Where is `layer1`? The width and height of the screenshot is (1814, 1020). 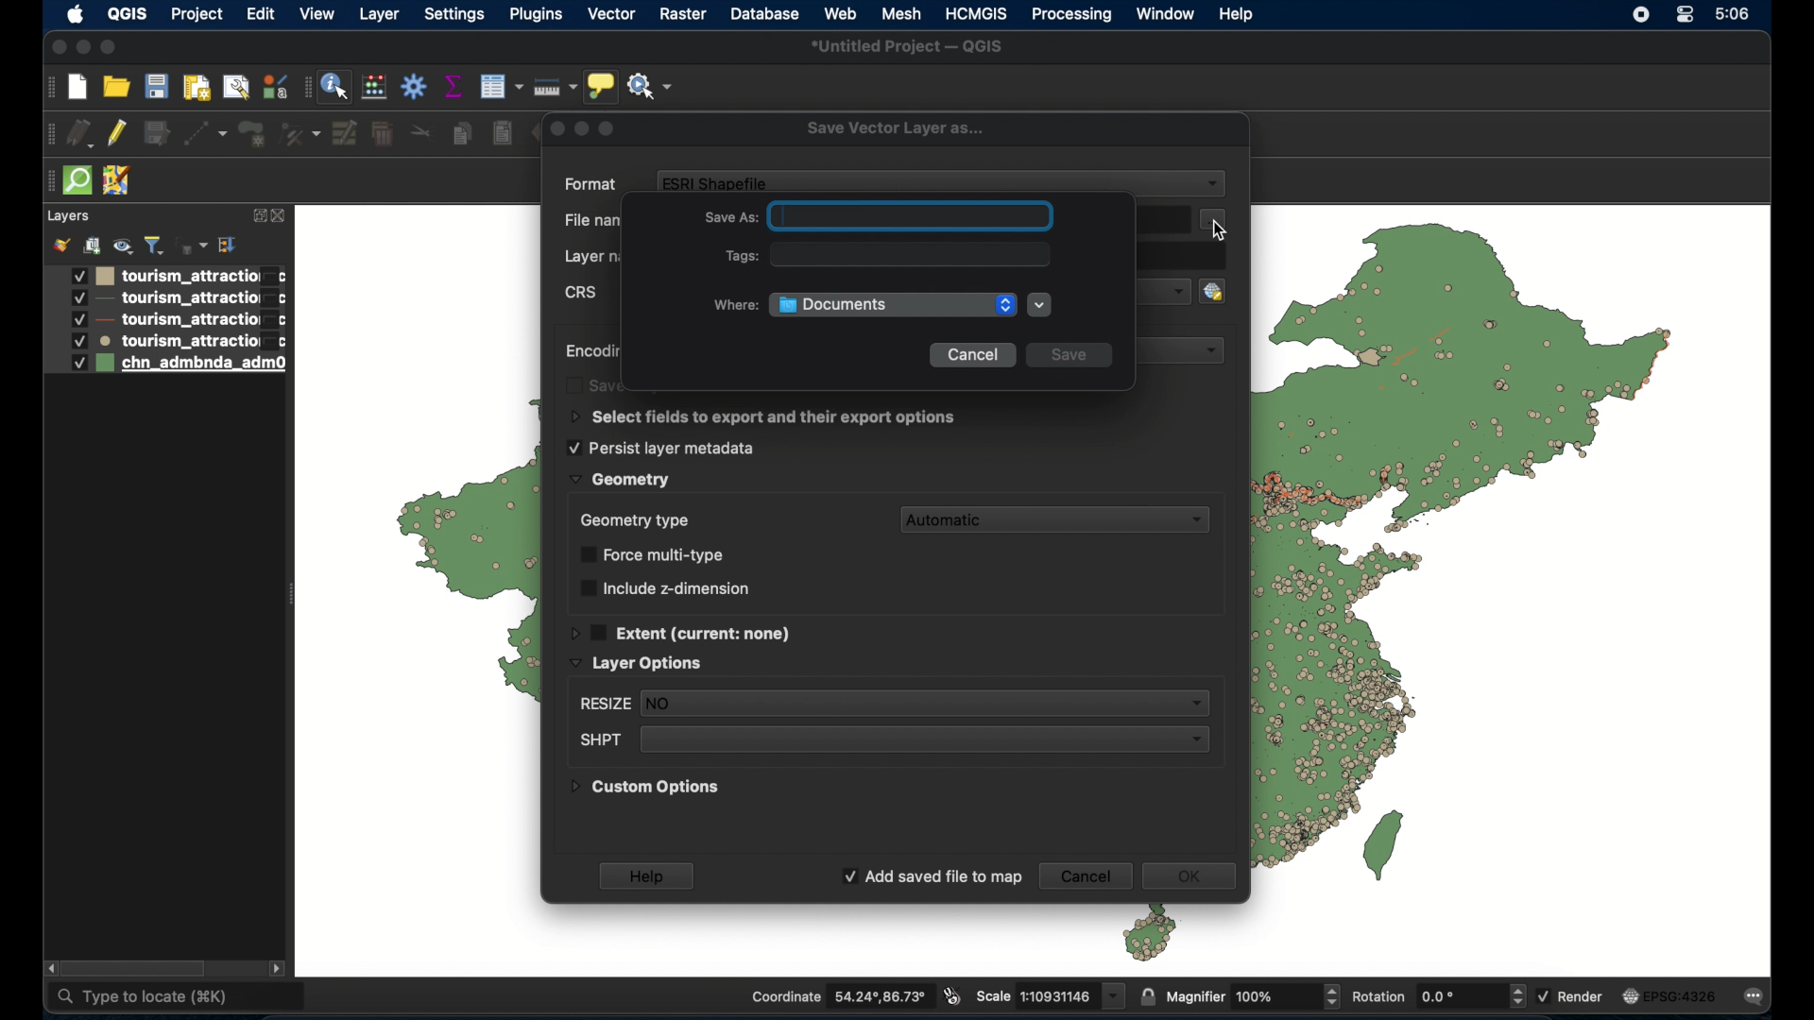 layer1 is located at coordinates (165, 276).